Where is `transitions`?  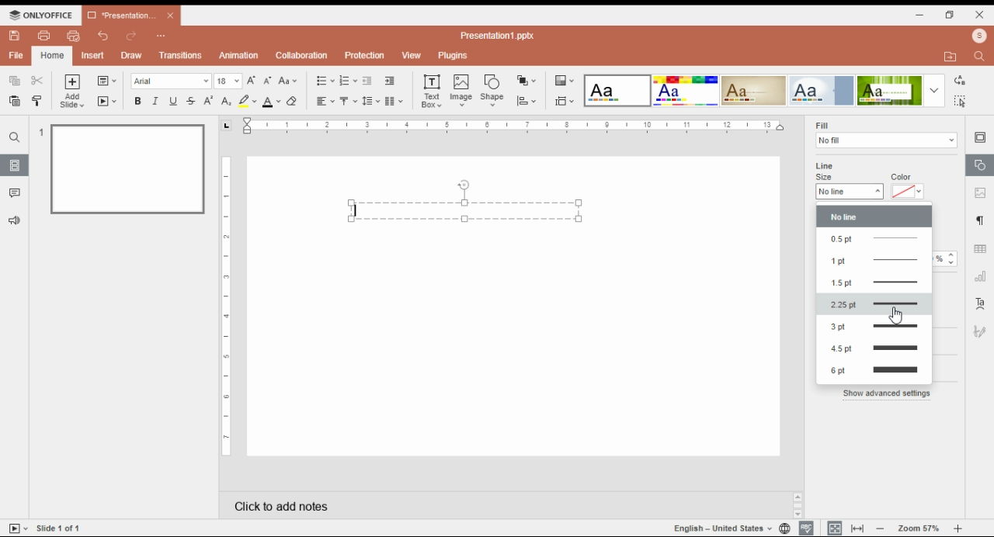
transitions is located at coordinates (181, 57).